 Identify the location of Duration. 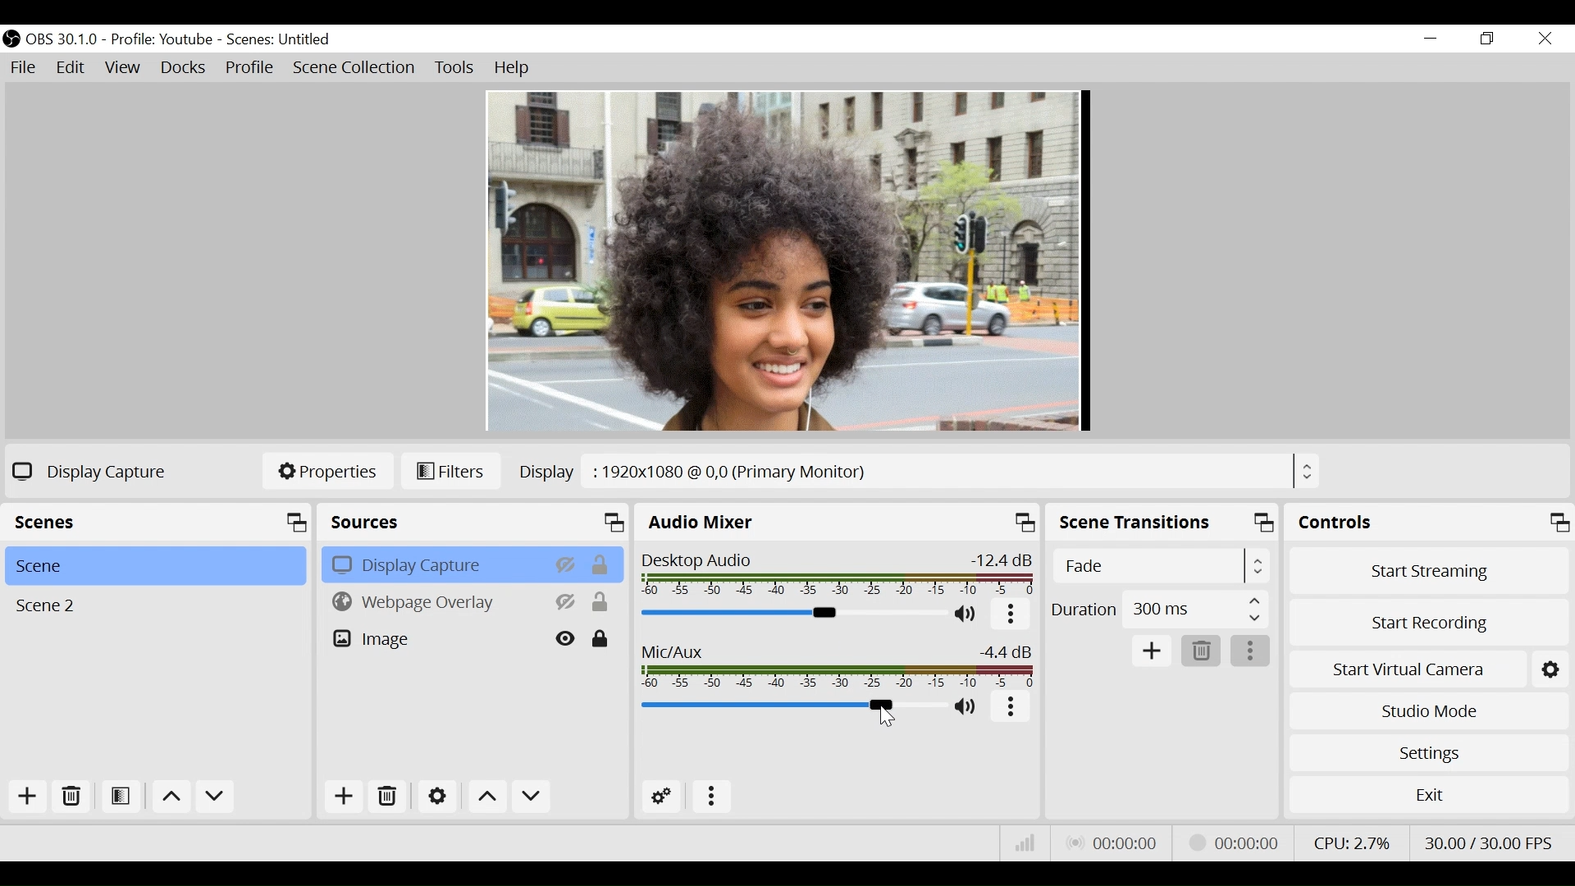
(1158, 610).